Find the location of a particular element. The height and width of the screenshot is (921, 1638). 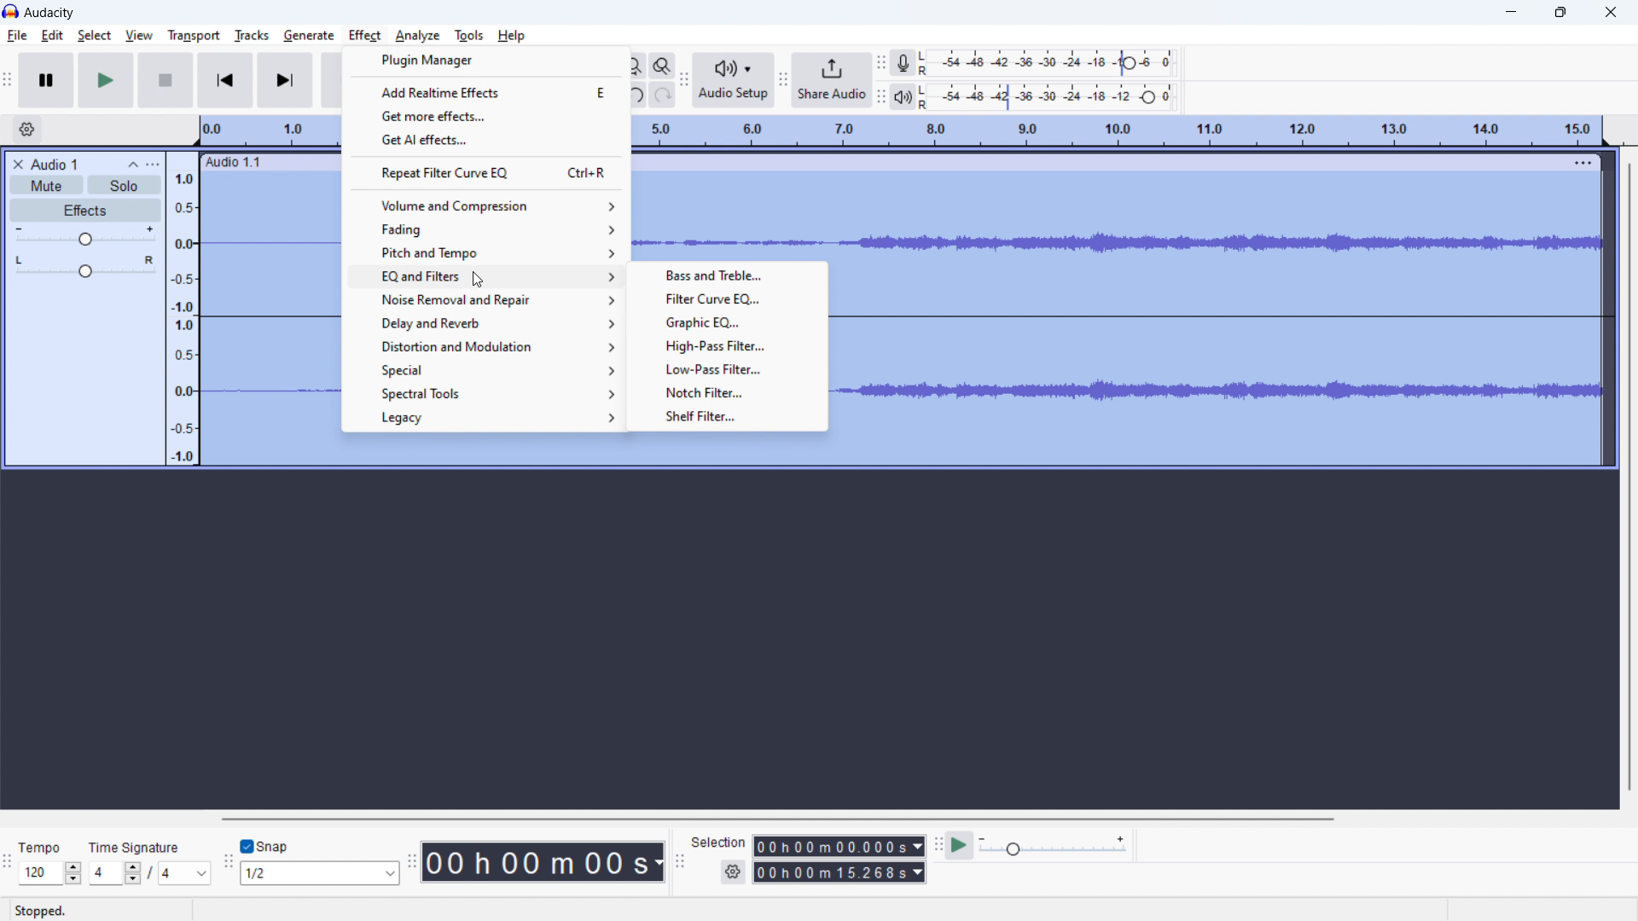

share audio toolbar is located at coordinates (786, 80).